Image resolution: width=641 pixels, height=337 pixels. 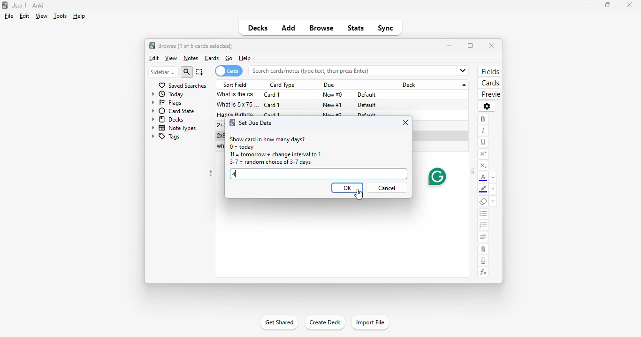 I want to click on default, so click(x=367, y=95).